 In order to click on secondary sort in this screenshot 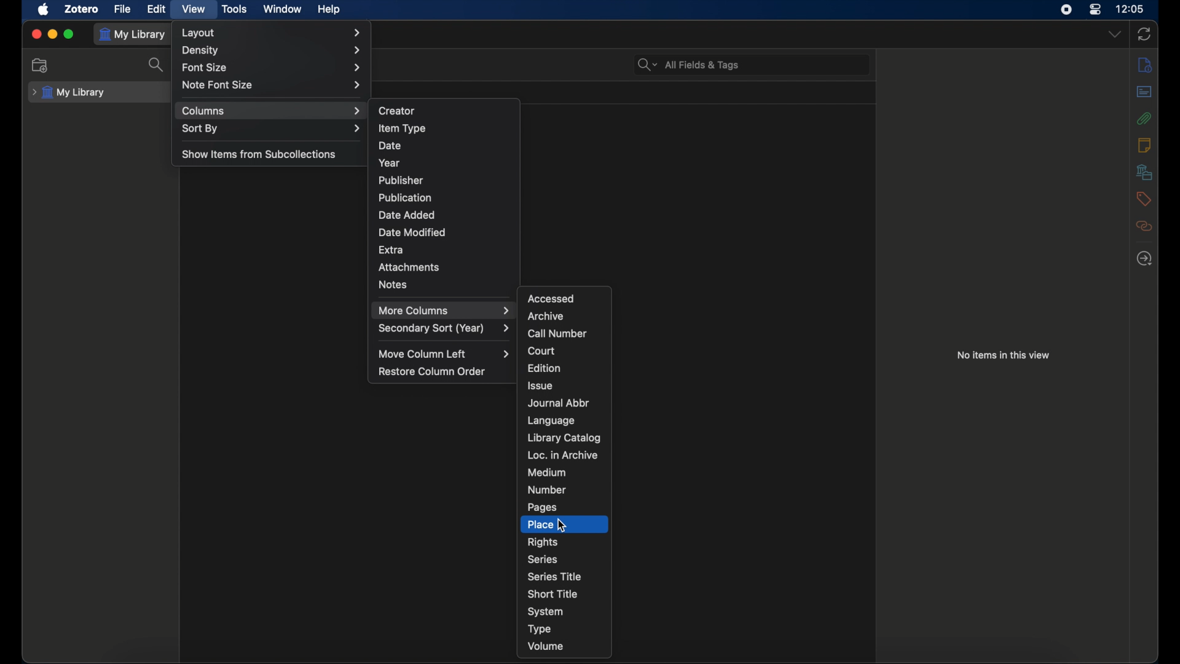, I will do `click(445, 328)`.